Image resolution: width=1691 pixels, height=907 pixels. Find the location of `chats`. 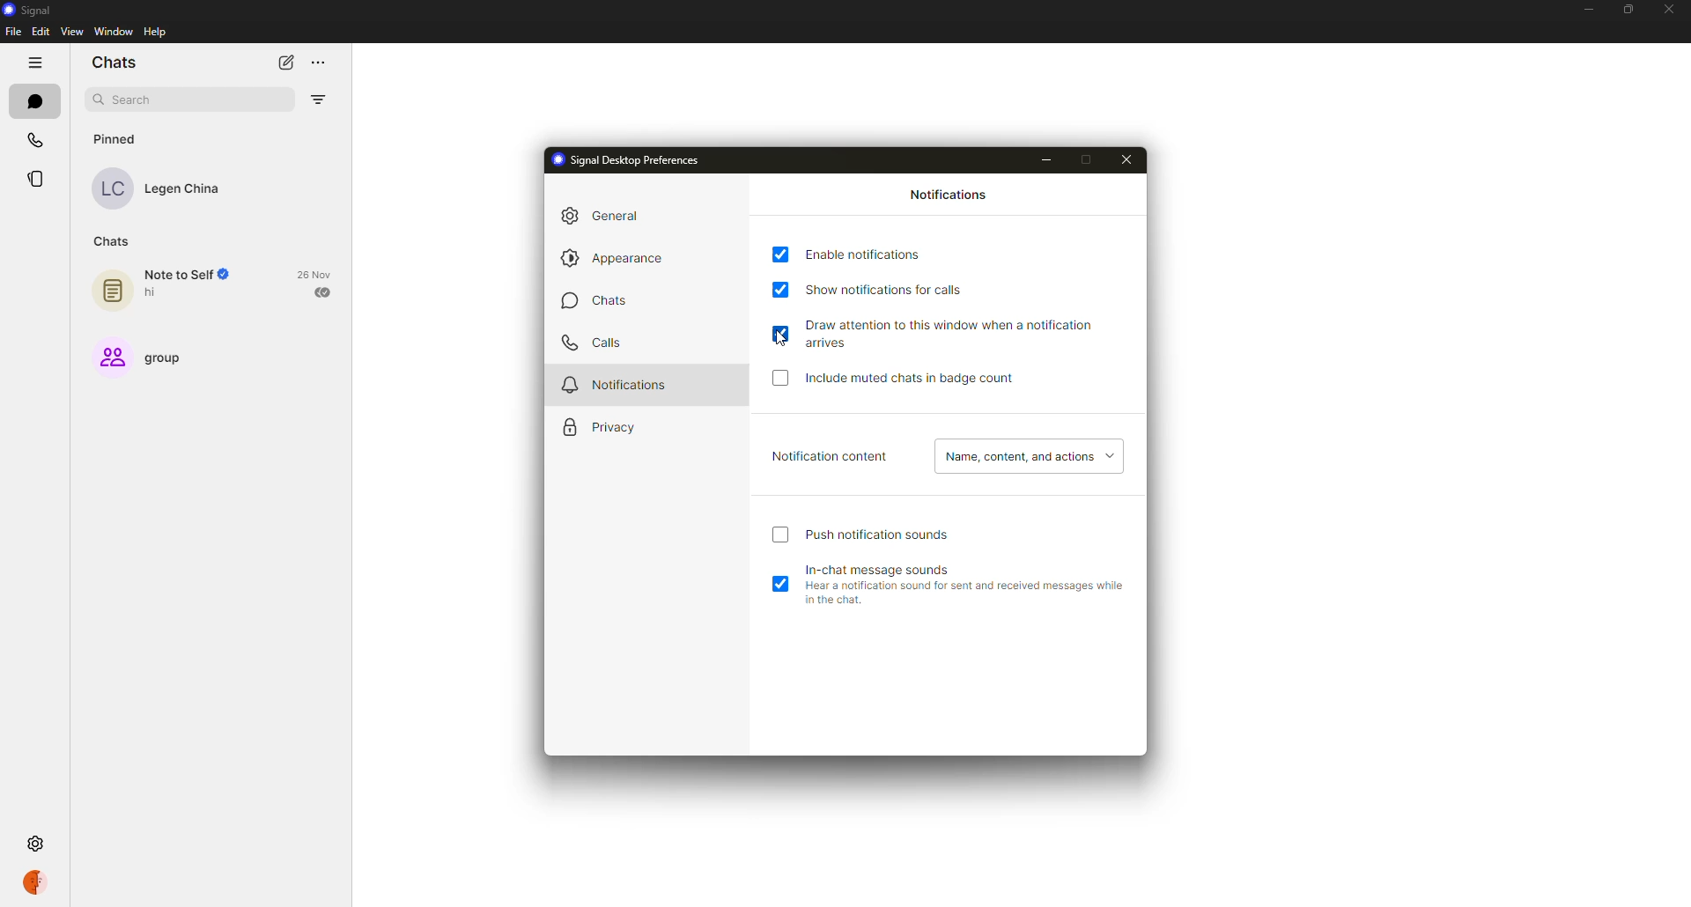

chats is located at coordinates (113, 63).